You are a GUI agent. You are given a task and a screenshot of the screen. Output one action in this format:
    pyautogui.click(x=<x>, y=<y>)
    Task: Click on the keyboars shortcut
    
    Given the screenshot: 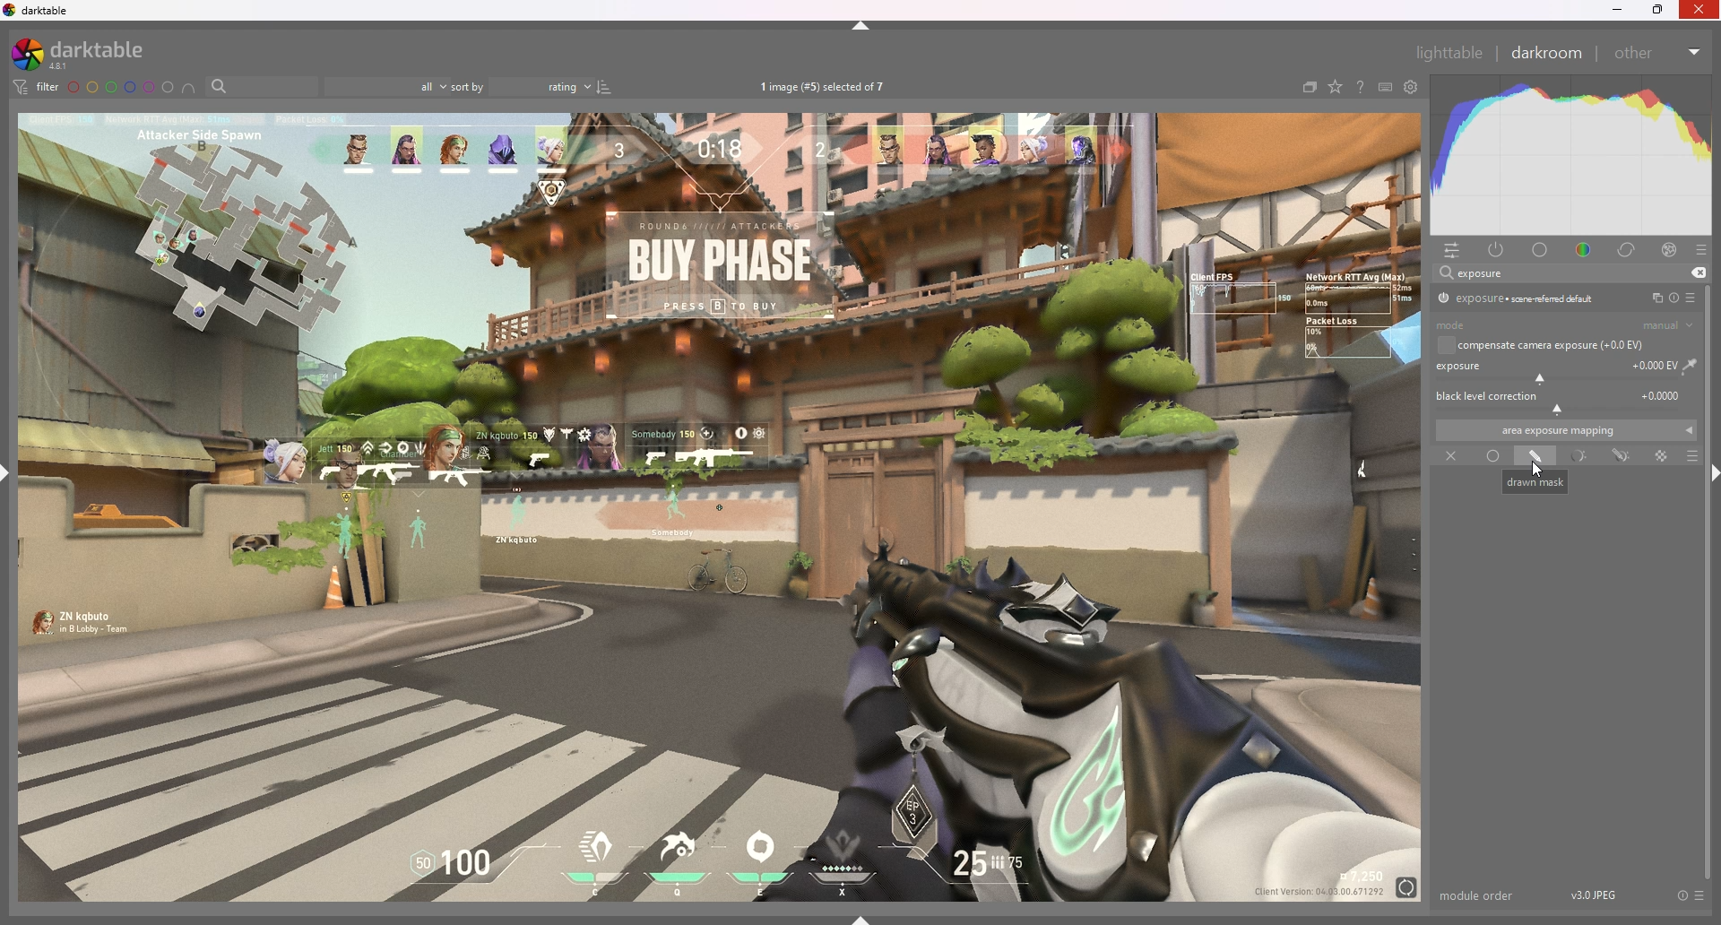 What is the action you would take?
    pyautogui.click(x=1384, y=87)
    